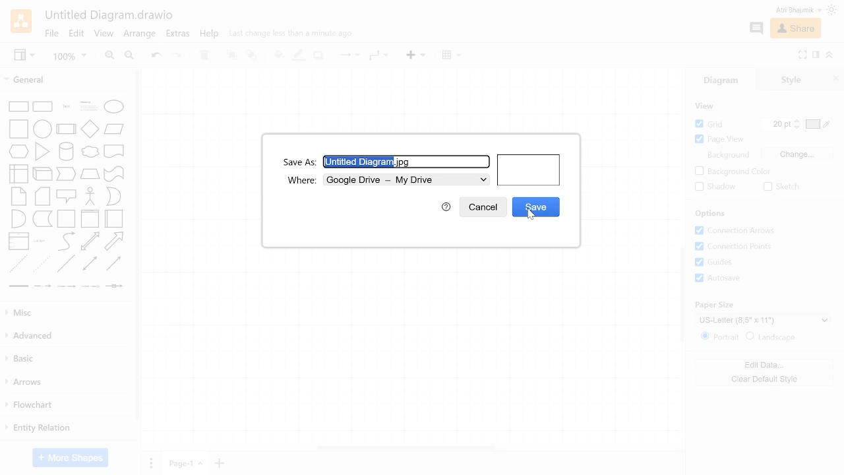  I want to click on TO front, so click(232, 56).